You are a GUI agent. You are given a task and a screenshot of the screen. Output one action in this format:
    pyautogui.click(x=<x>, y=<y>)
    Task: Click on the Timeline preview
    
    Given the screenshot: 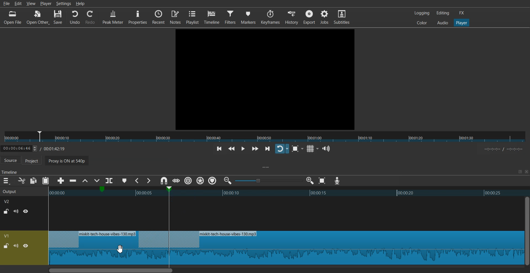 What is the action you would take?
    pyautogui.click(x=285, y=192)
    